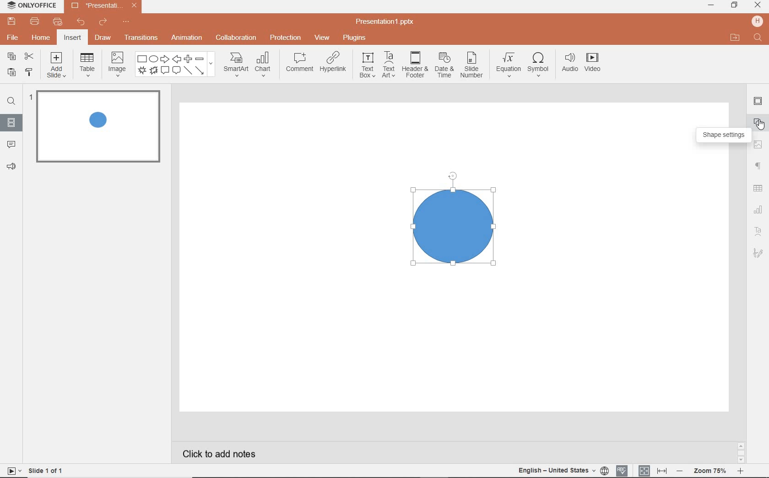 The image size is (769, 478). What do you see at coordinates (712, 5) in the screenshot?
I see `minimize` at bounding box center [712, 5].